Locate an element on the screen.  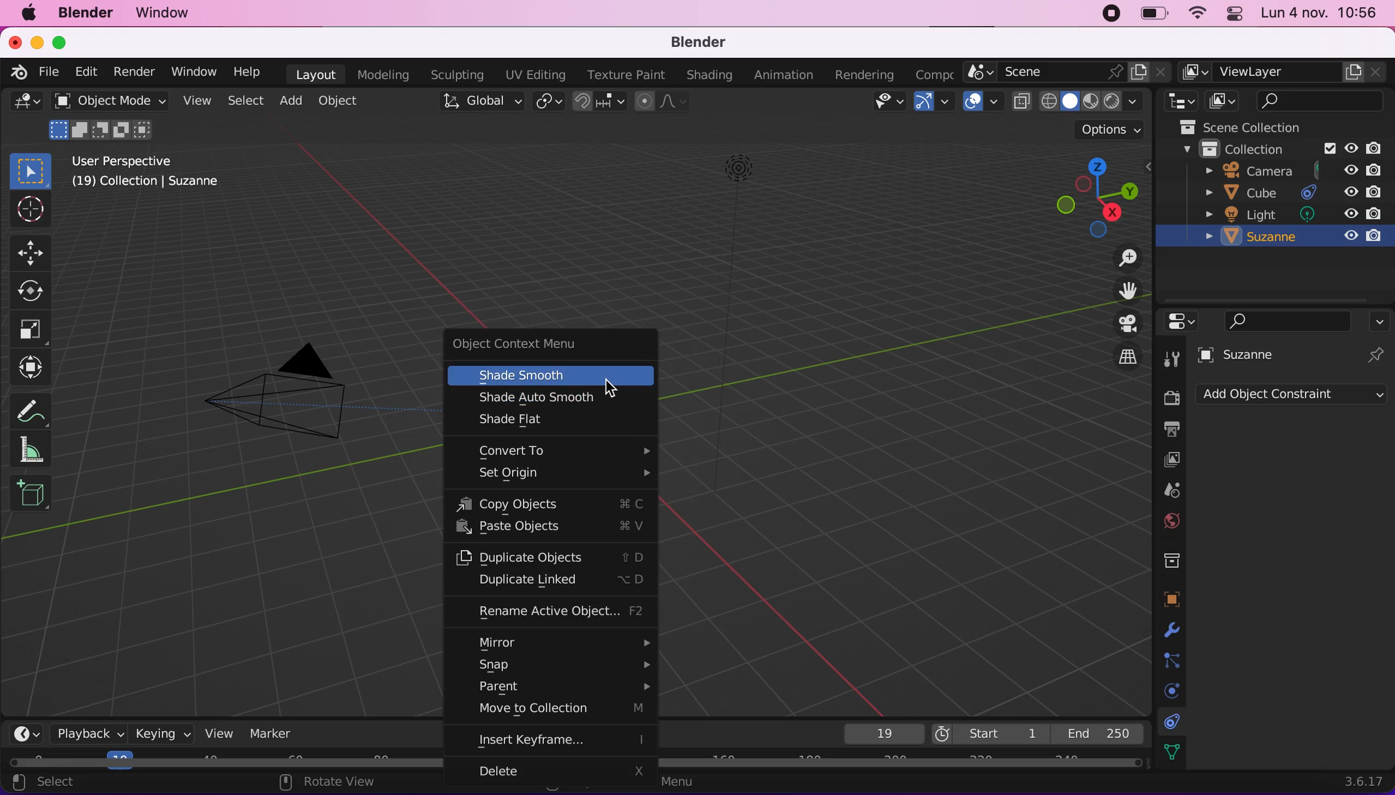
user perspective is located at coordinates (161, 159).